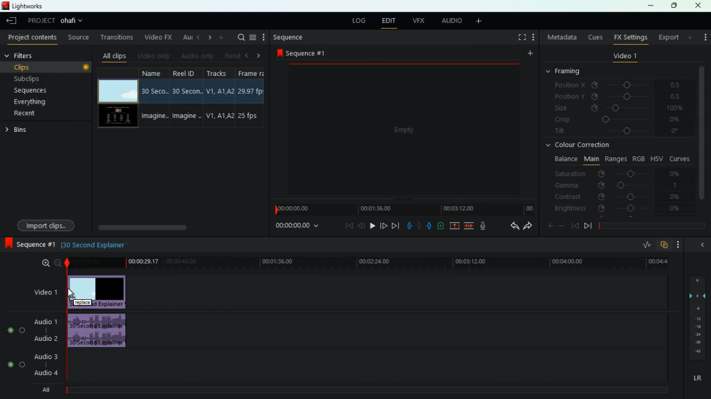  Describe the element at coordinates (39, 102) in the screenshot. I see `everything` at that location.